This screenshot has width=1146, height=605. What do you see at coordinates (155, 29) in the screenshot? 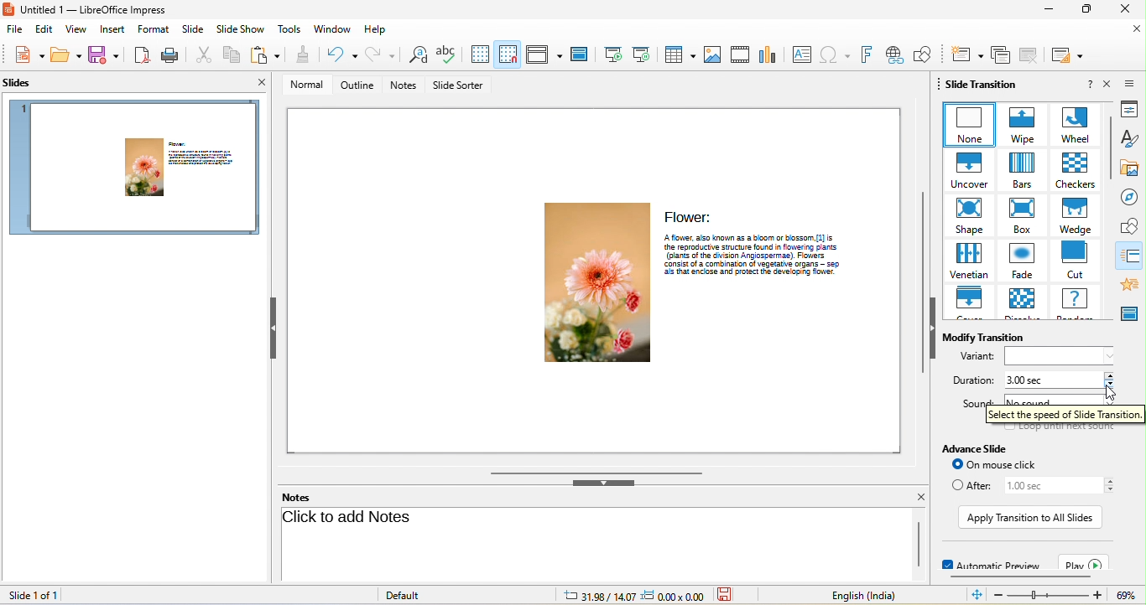
I see `format` at bounding box center [155, 29].